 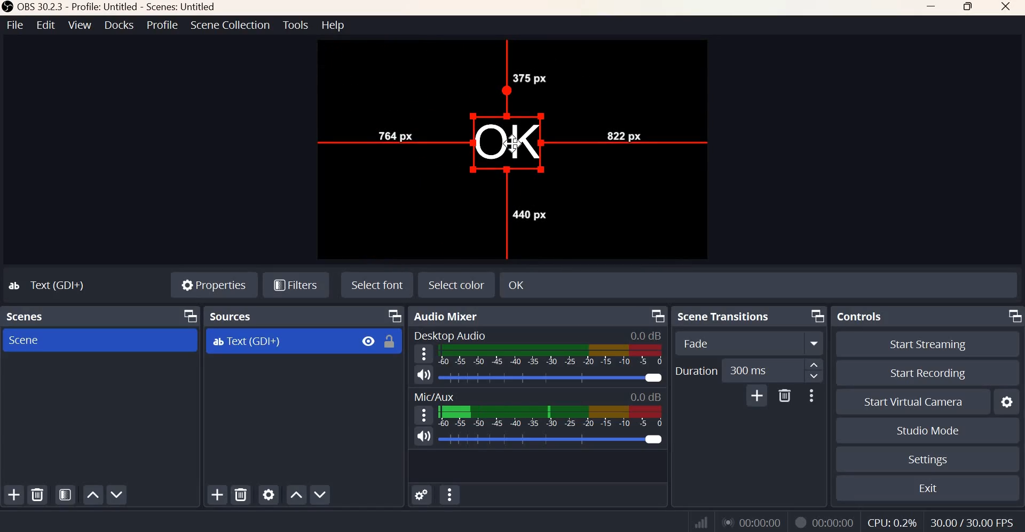 What do you see at coordinates (814, 364) in the screenshot?
I see `increase duration` at bounding box center [814, 364].